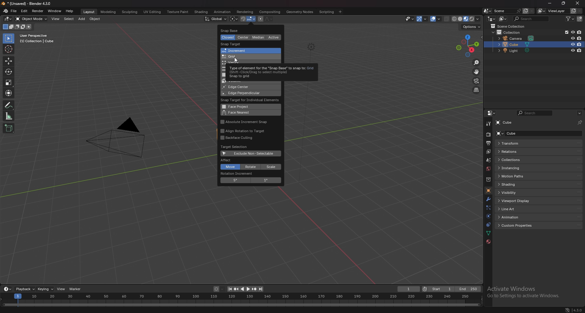 Image resolution: width=585 pixels, height=313 pixels. I want to click on particles, so click(488, 207).